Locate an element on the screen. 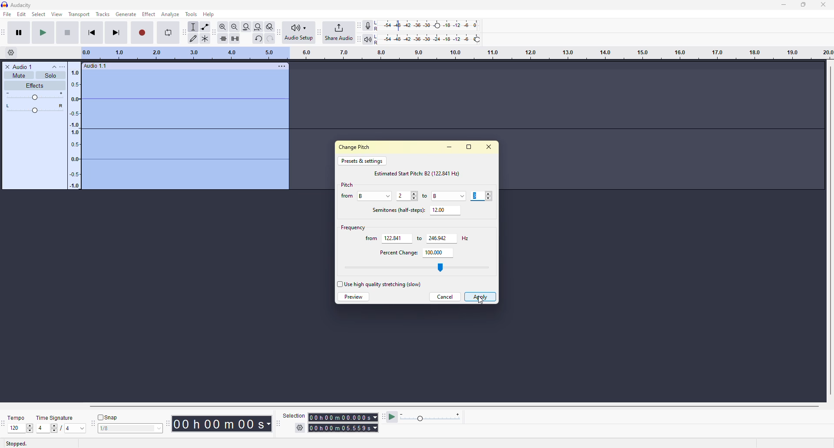  share audio is located at coordinates (339, 32).